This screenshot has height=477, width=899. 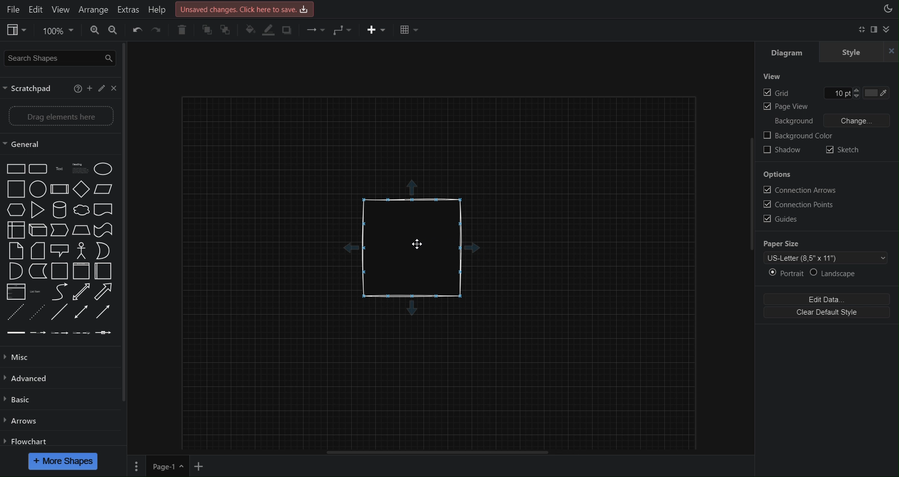 What do you see at coordinates (844, 149) in the screenshot?
I see `Sketch` at bounding box center [844, 149].